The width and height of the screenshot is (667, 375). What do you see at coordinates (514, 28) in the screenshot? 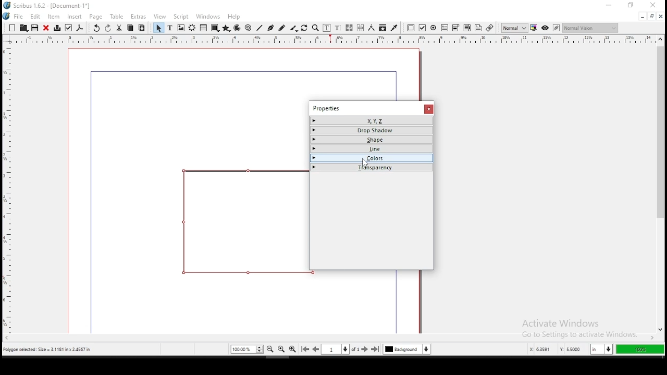
I see `toggle image preview quality` at bounding box center [514, 28].